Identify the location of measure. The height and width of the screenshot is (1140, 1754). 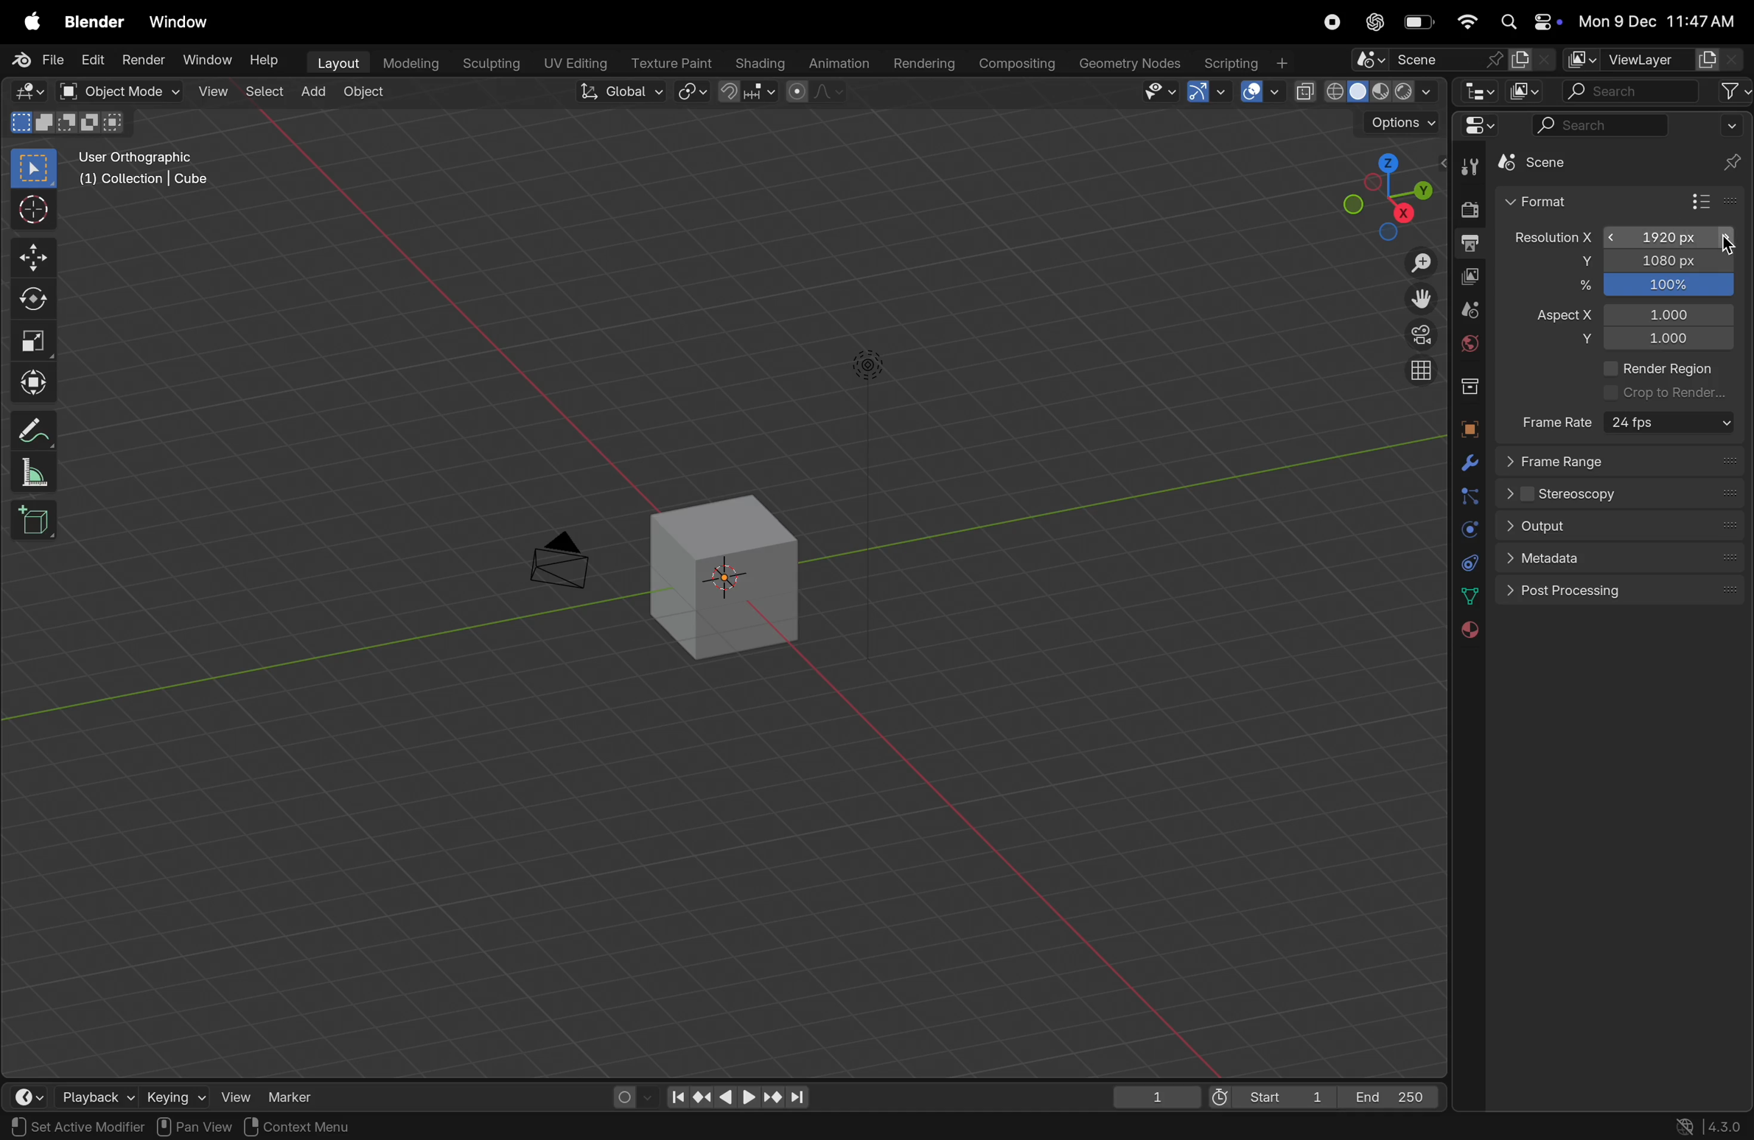
(33, 471).